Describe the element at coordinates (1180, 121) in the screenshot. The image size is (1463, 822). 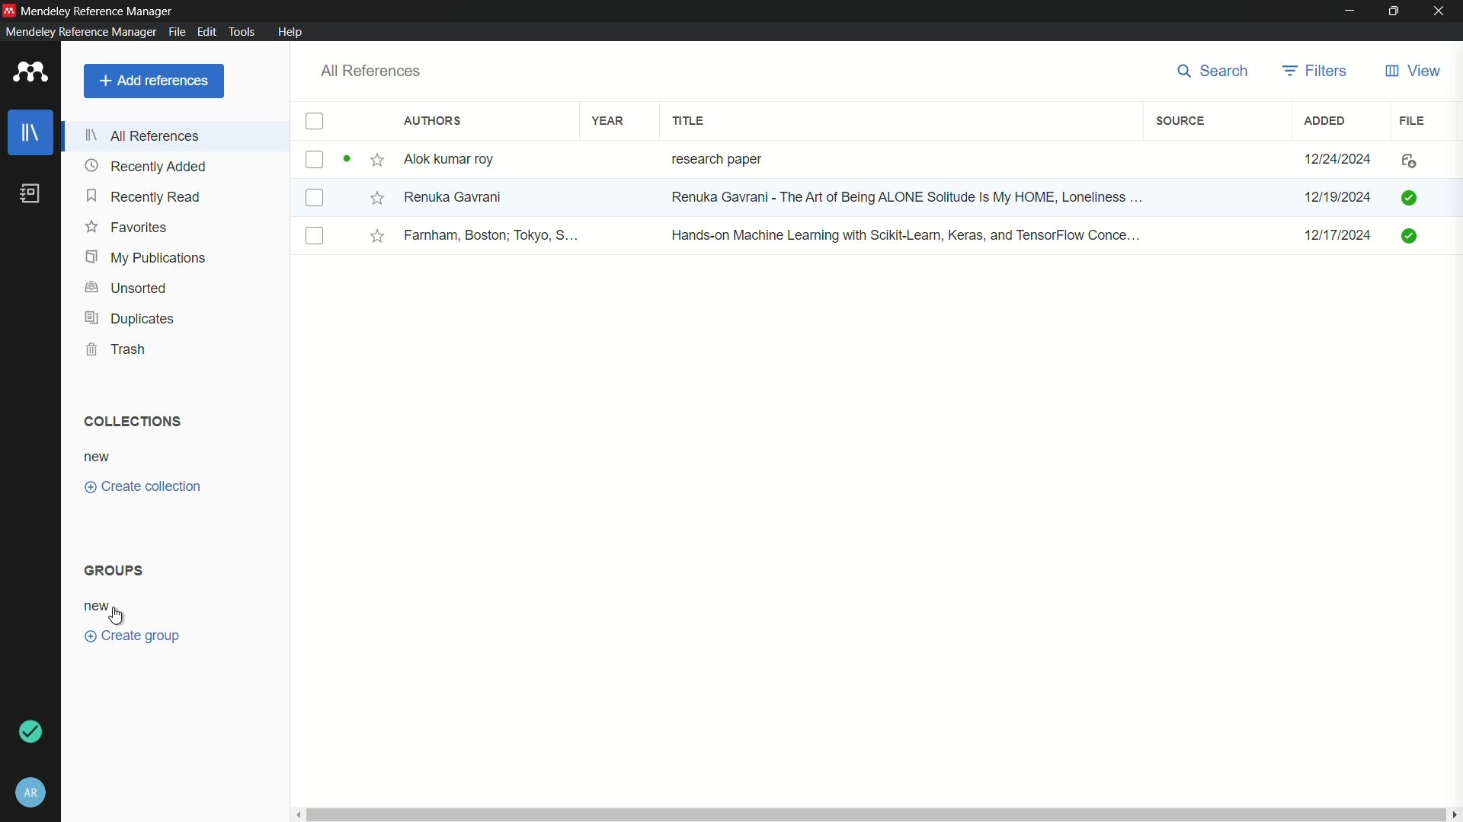
I see `source` at that location.